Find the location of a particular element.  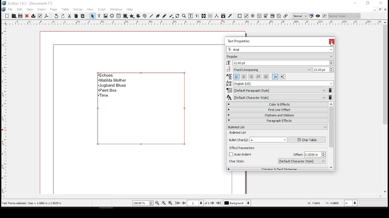

spiral is located at coordinates (144, 16).